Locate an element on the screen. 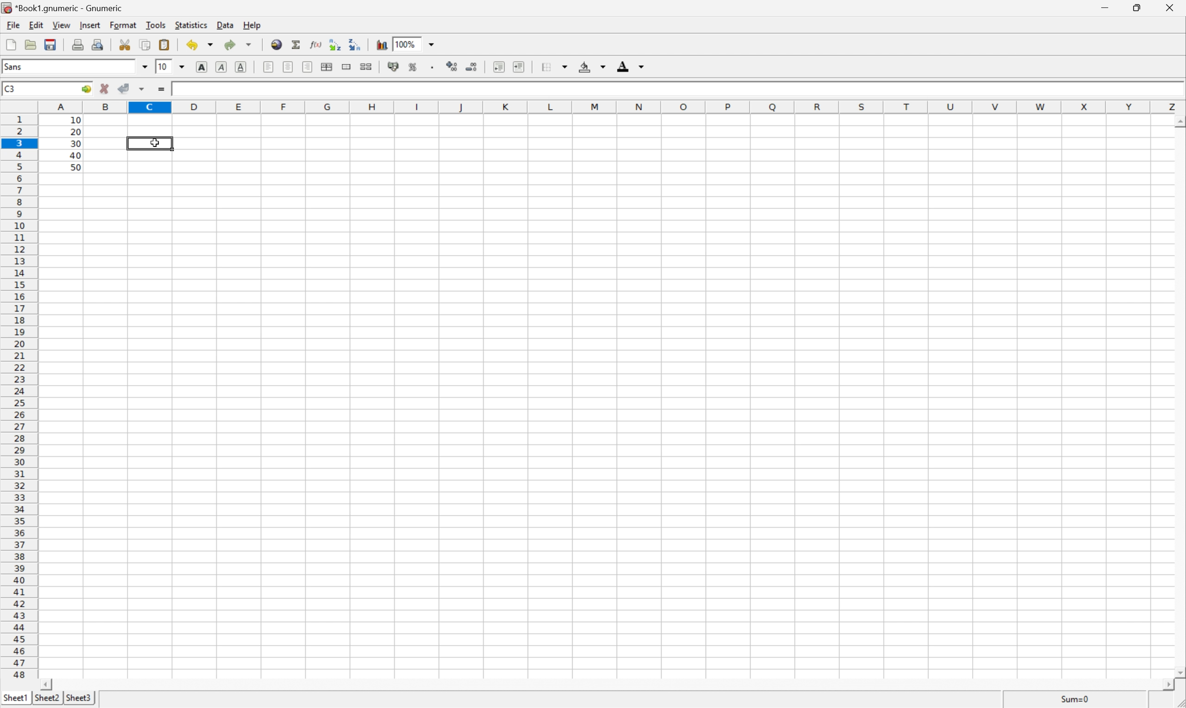 Image resolution: width=1186 pixels, height=708 pixels. Format the selection as accounting is located at coordinates (393, 65).